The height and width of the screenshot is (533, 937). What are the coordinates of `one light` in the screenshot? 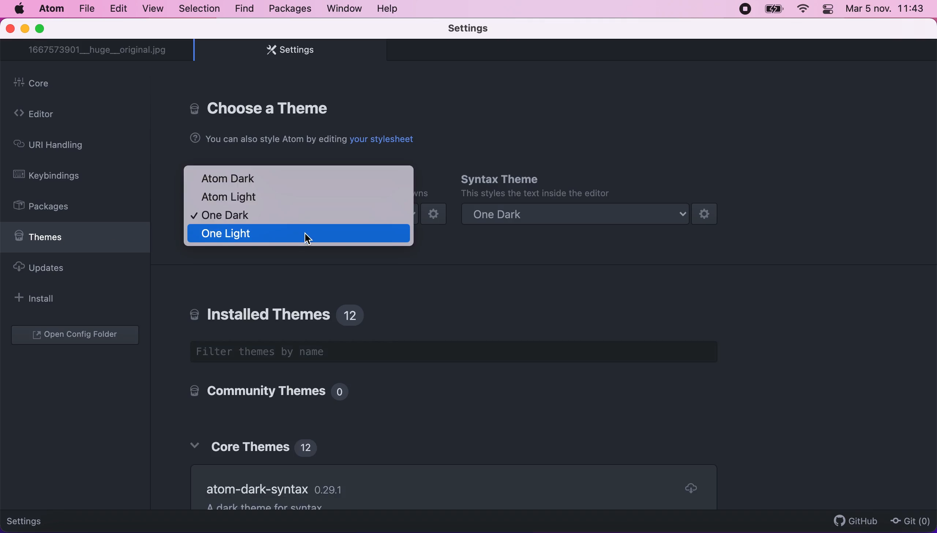 It's located at (299, 234).